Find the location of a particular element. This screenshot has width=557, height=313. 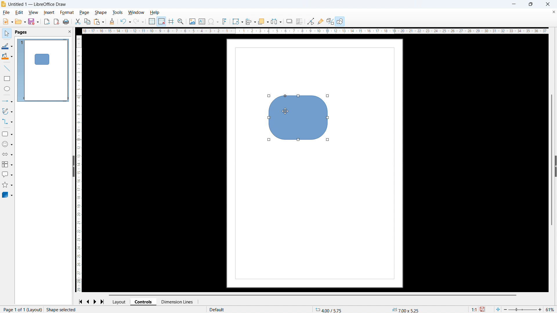

Page display is located at coordinates (43, 70).